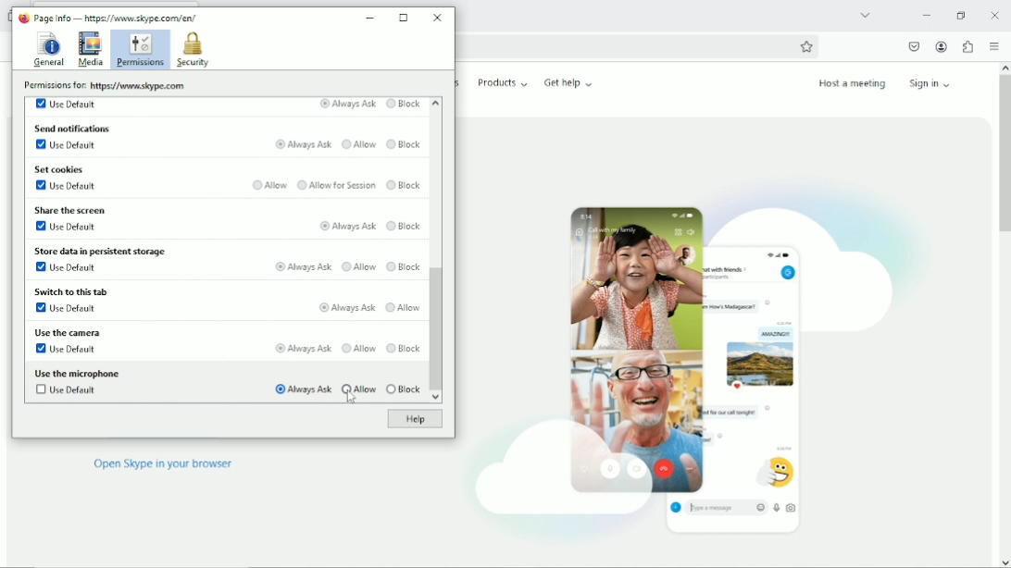 This screenshot has width=1011, height=568. I want to click on Use the microphone, so click(78, 373).